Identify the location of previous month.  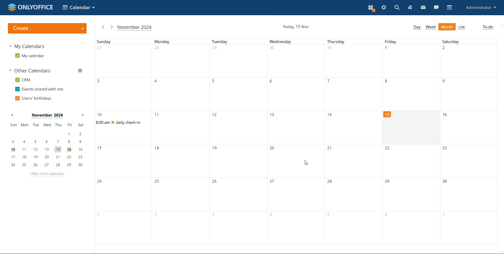
(12, 115).